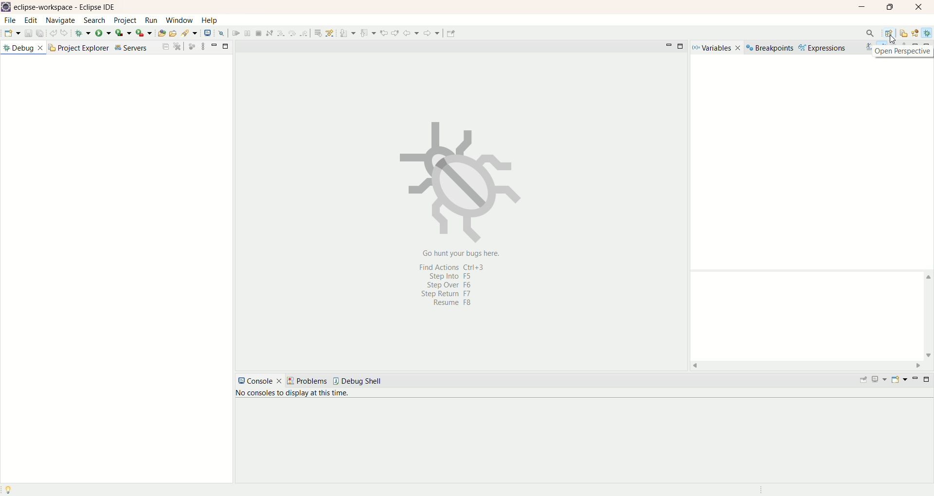  What do you see at coordinates (11, 33) in the screenshot?
I see `new` at bounding box center [11, 33].